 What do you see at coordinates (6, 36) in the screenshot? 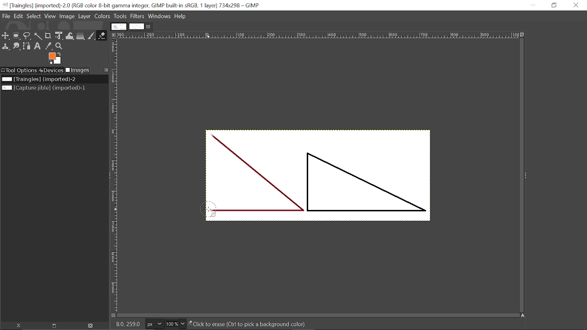
I see `Move tool` at bounding box center [6, 36].